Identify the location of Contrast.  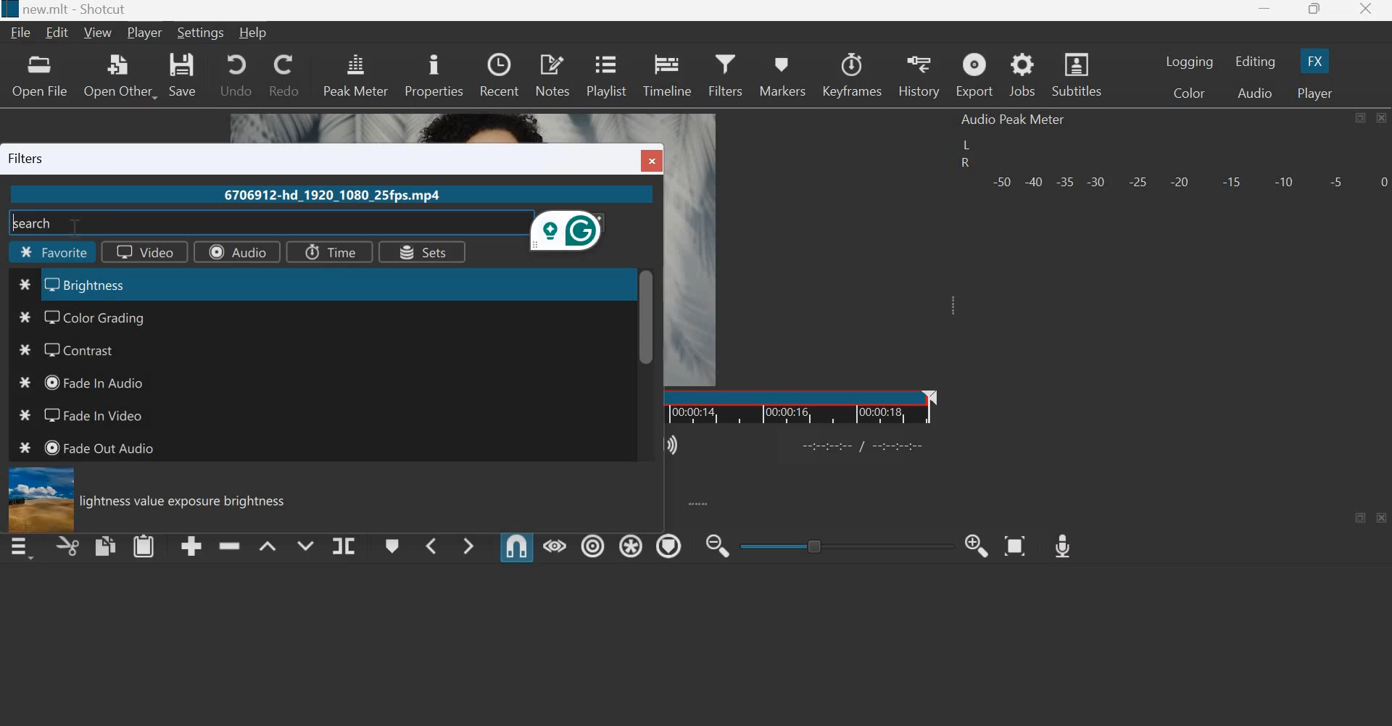
(86, 350).